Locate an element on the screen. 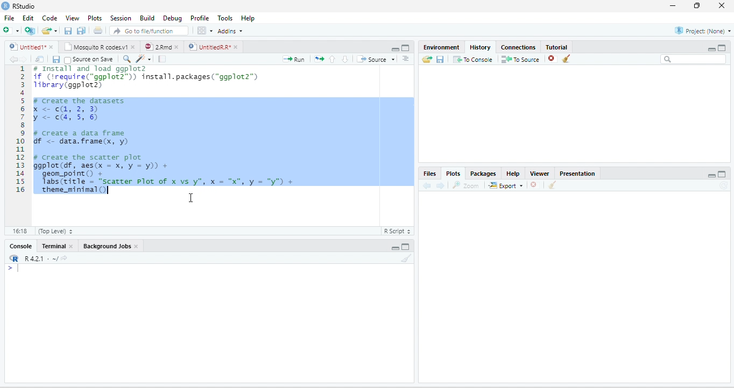 Image resolution: width=734 pixels, height=388 pixels. Presentation is located at coordinates (577, 173).